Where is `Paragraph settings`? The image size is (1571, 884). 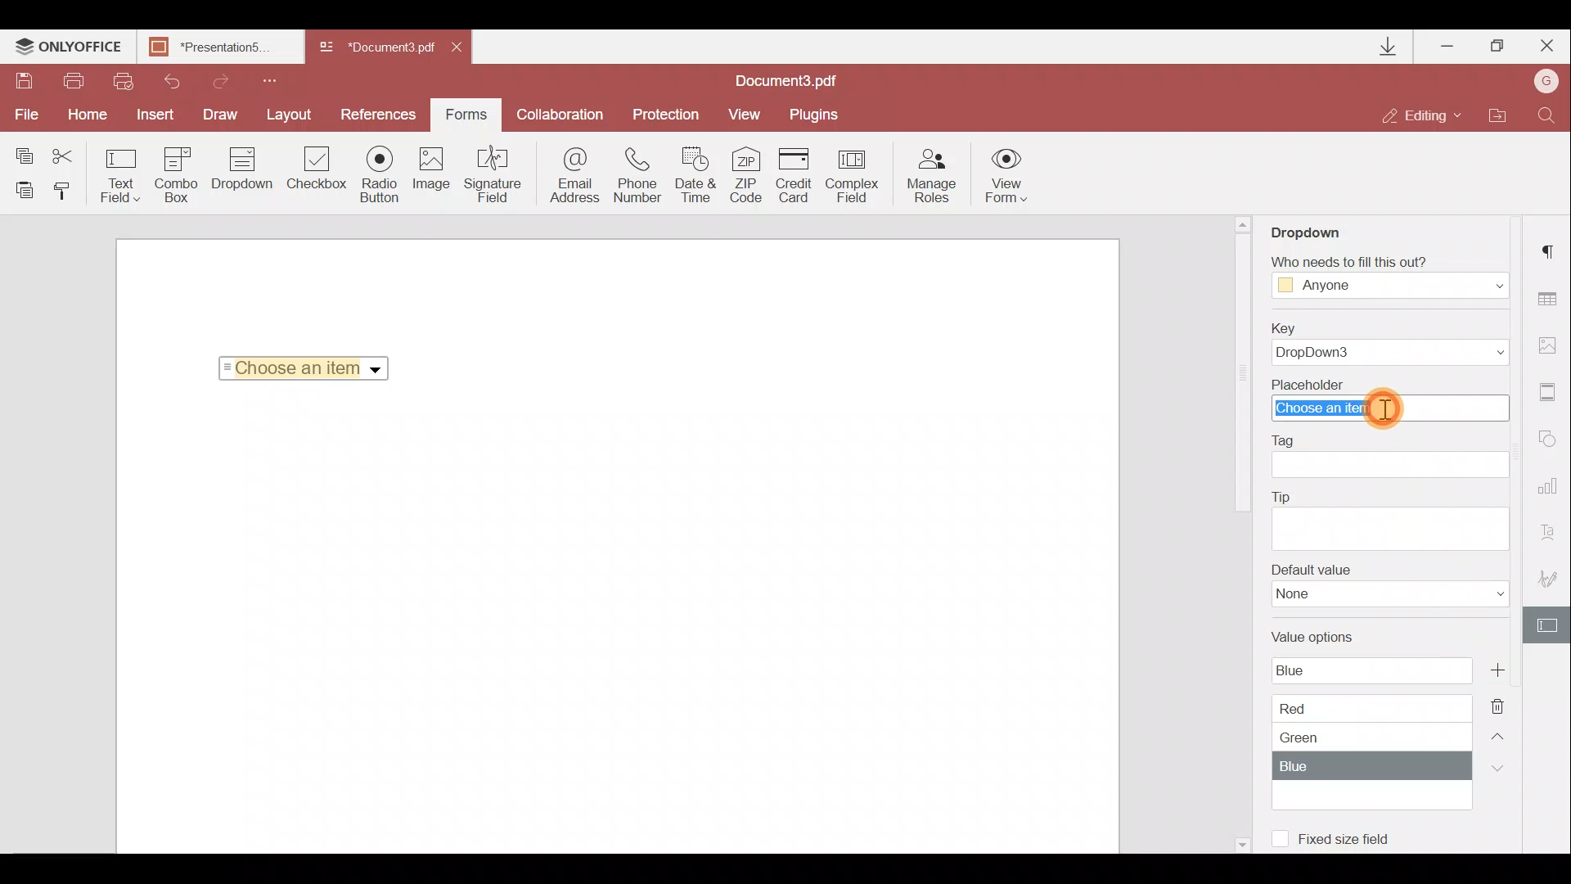 Paragraph settings is located at coordinates (1553, 250).